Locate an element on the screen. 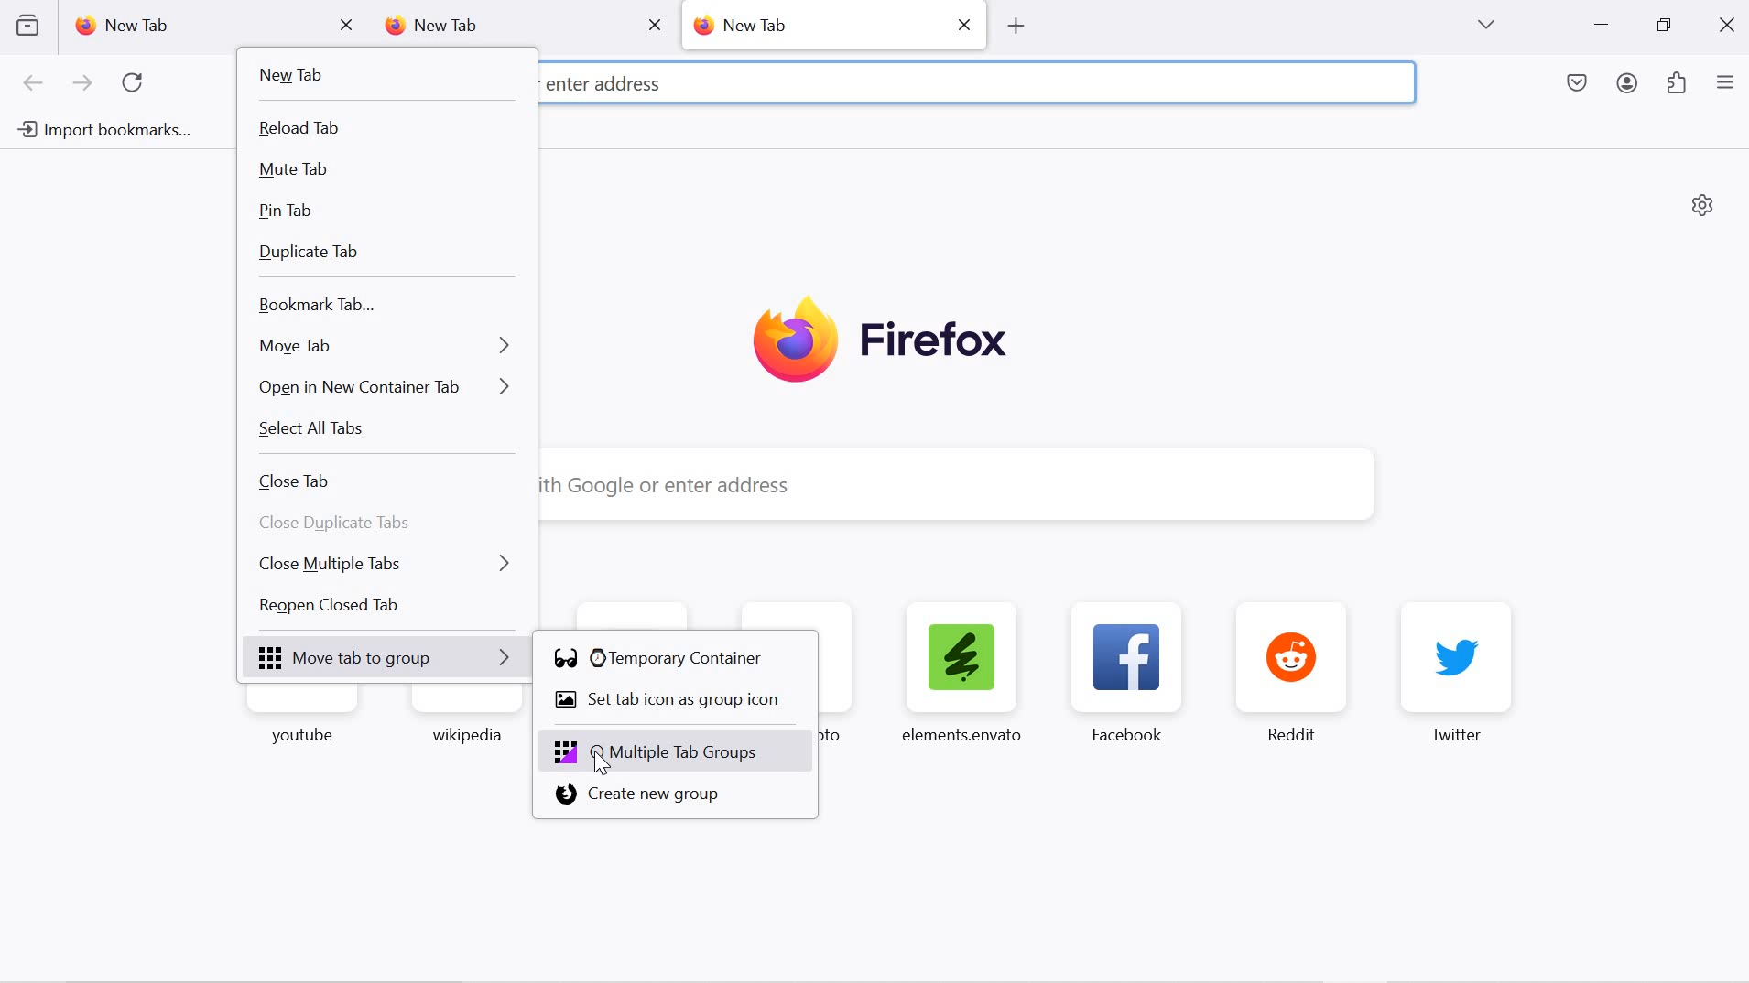 This screenshot has width=1749, height=983. reload tab is located at coordinates (385, 129).